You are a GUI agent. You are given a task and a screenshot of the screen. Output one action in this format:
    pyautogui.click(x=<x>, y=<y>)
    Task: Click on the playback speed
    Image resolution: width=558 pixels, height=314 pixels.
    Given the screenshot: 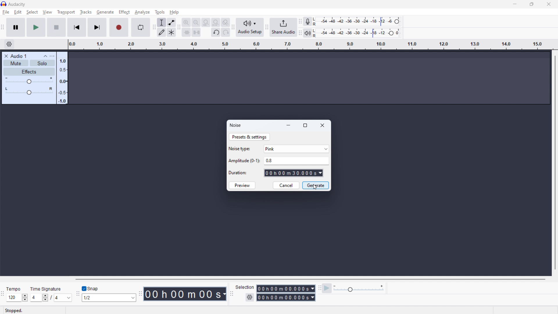 What is the action you would take?
    pyautogui.click(x=359, y=289)
    